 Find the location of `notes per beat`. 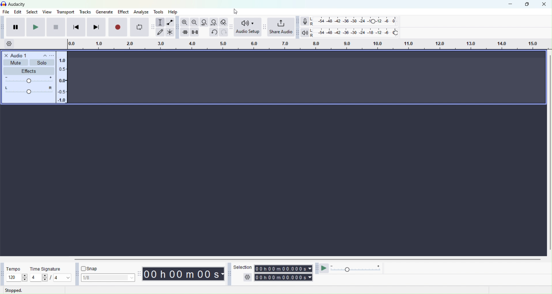

notes per beat is located at coordinates (63, 277).